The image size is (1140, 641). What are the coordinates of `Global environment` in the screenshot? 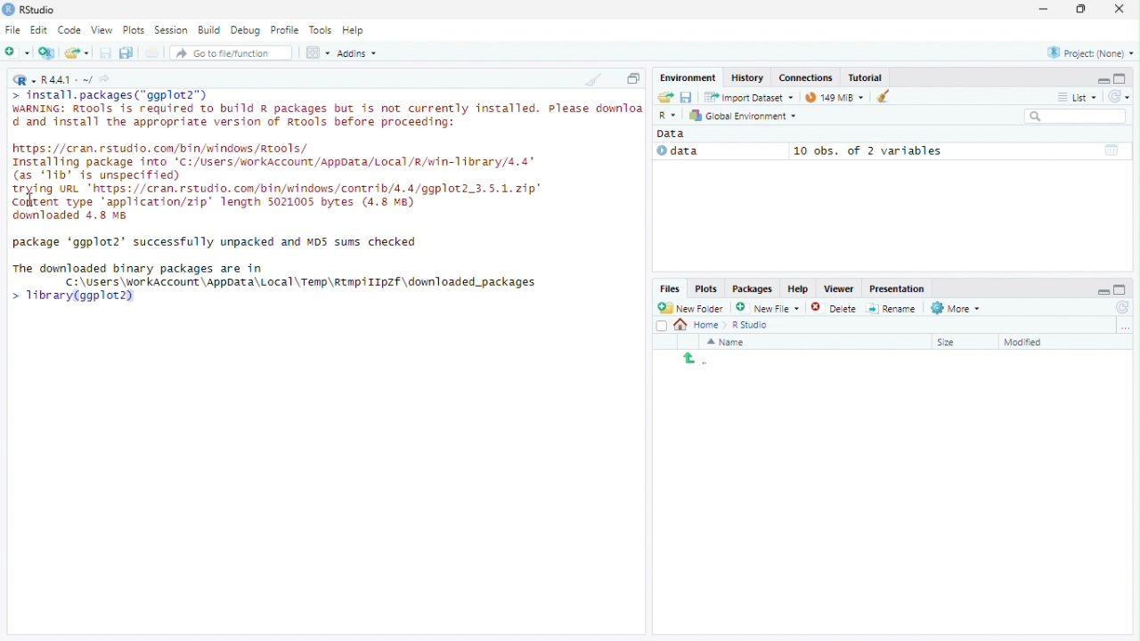 It's located at (744, 116).